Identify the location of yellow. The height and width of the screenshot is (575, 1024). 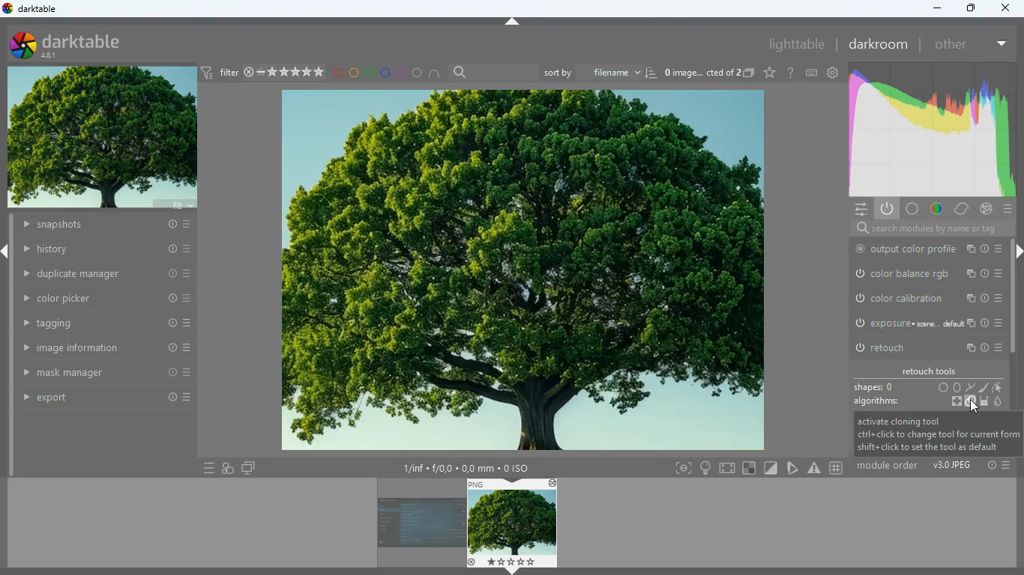
(353, 73).